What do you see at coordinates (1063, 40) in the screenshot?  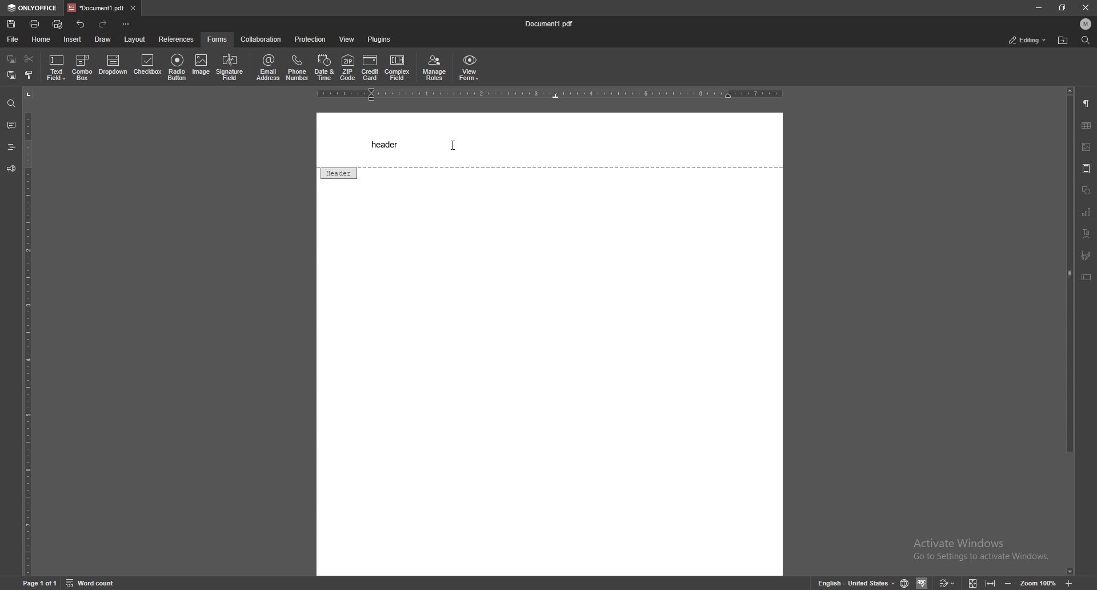 I see `find location` at bounding box center [1063, 40].